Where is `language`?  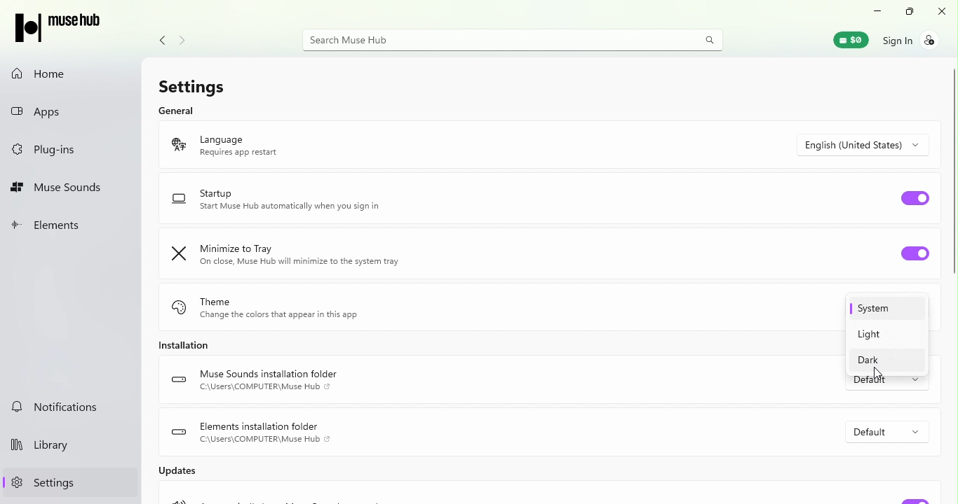
language is located at coordinates (264, 146).